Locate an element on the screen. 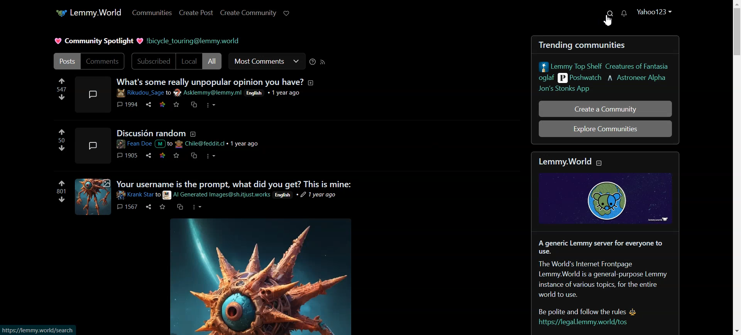 Image resolution: width=741 pixels, height=335 pixels. Support limmy is located at coordinates (286, 13).